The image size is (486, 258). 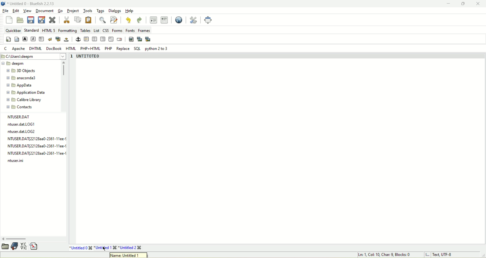 What do you see at coordinates (148, 39) in the screenshot?
I see `multi-thumbnail` at bounding box center [148, 39].